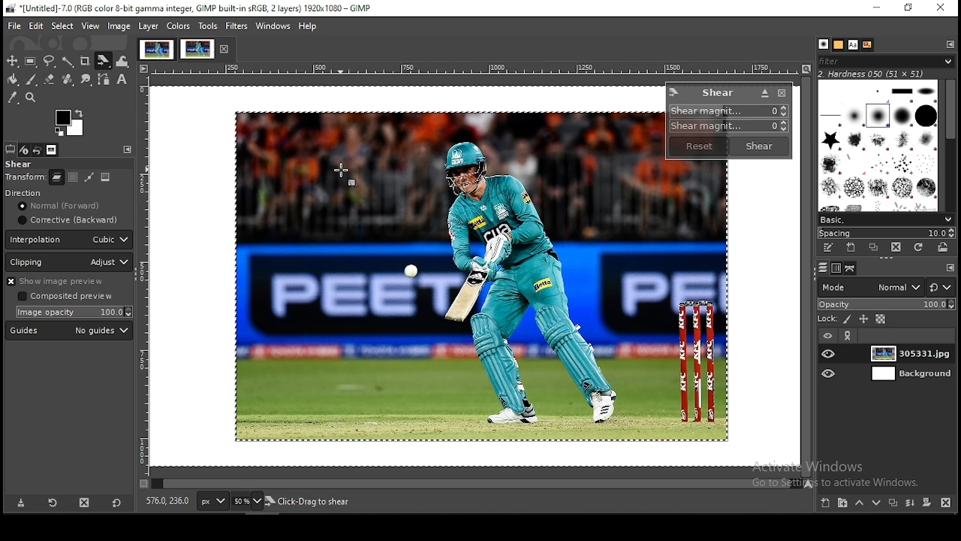 The image size is (961, 541). I want to click on layer 2, so click(906, 375).